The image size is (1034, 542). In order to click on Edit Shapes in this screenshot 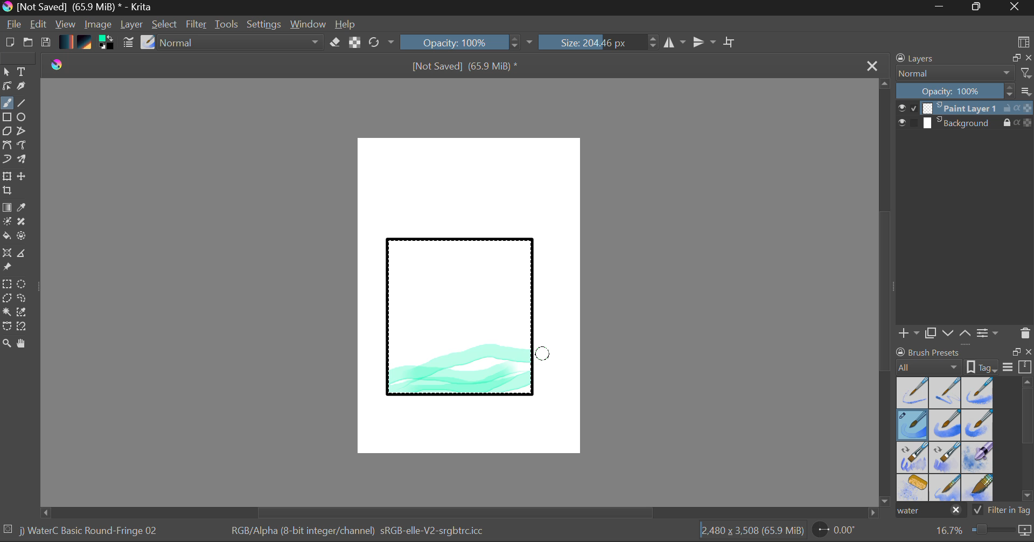, I will do `click(6, 87)`.